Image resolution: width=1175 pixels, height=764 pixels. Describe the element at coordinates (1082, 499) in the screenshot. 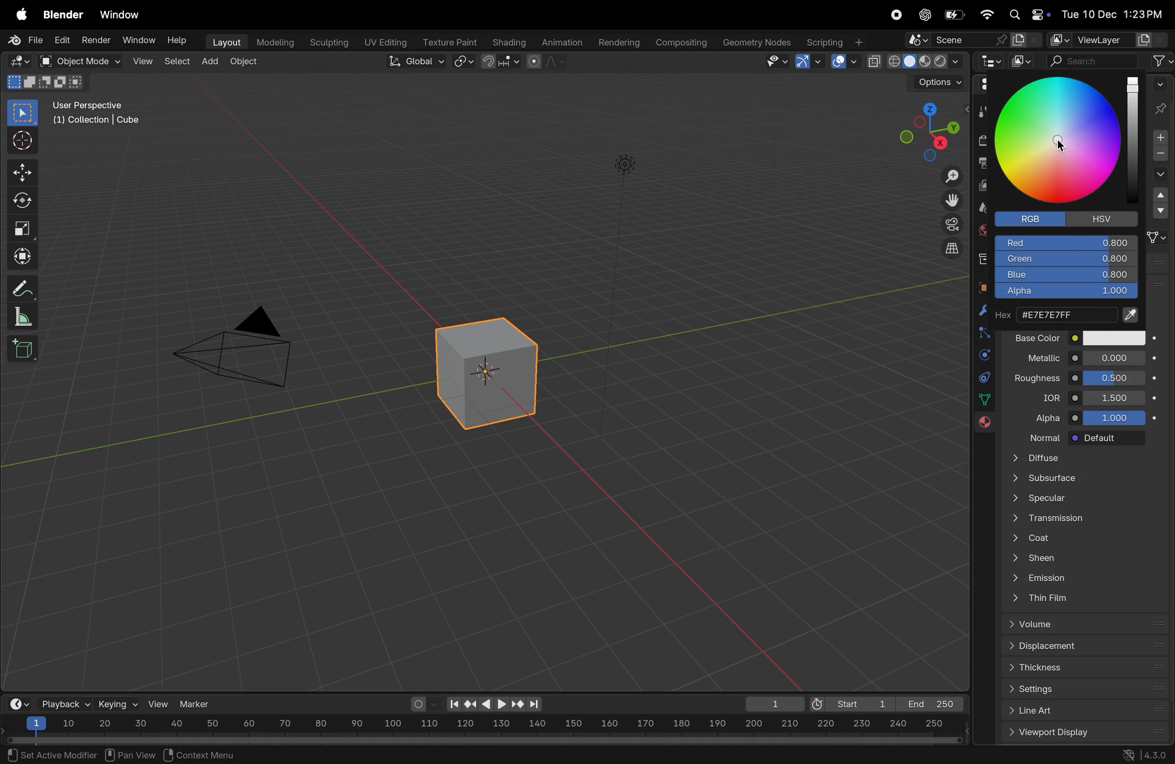

I see `specular` at that location.